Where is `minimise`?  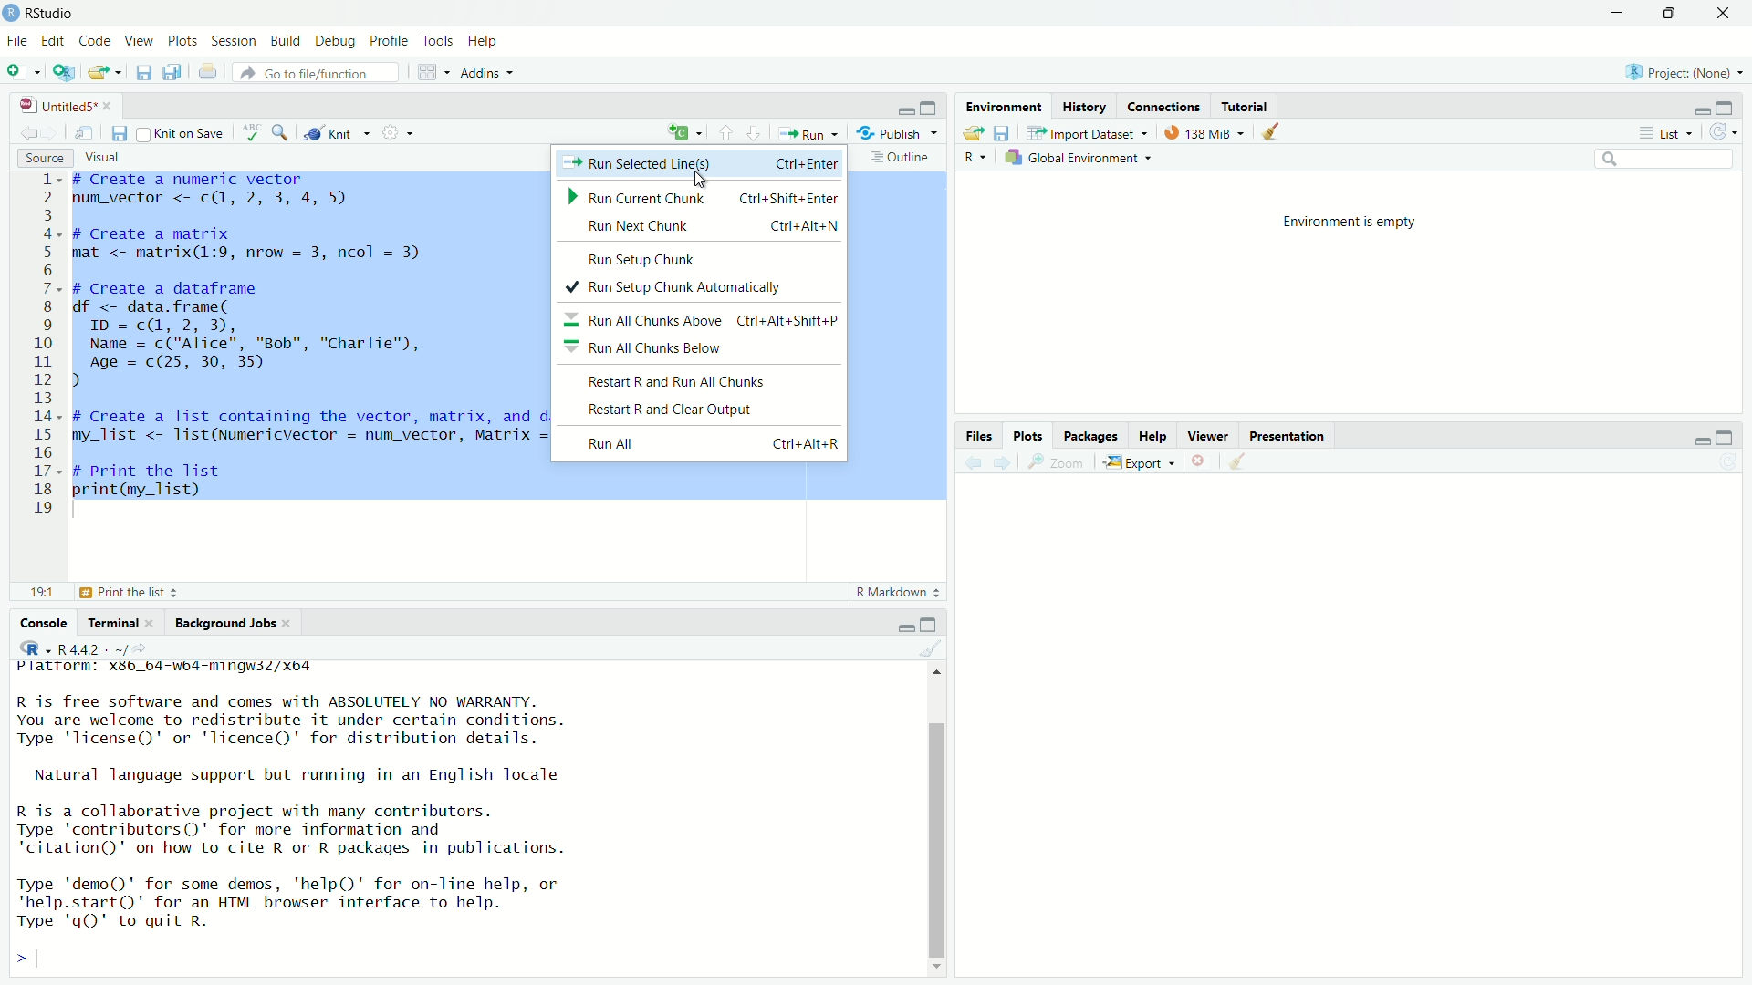
minimise is located at coordinates (1601, 17).